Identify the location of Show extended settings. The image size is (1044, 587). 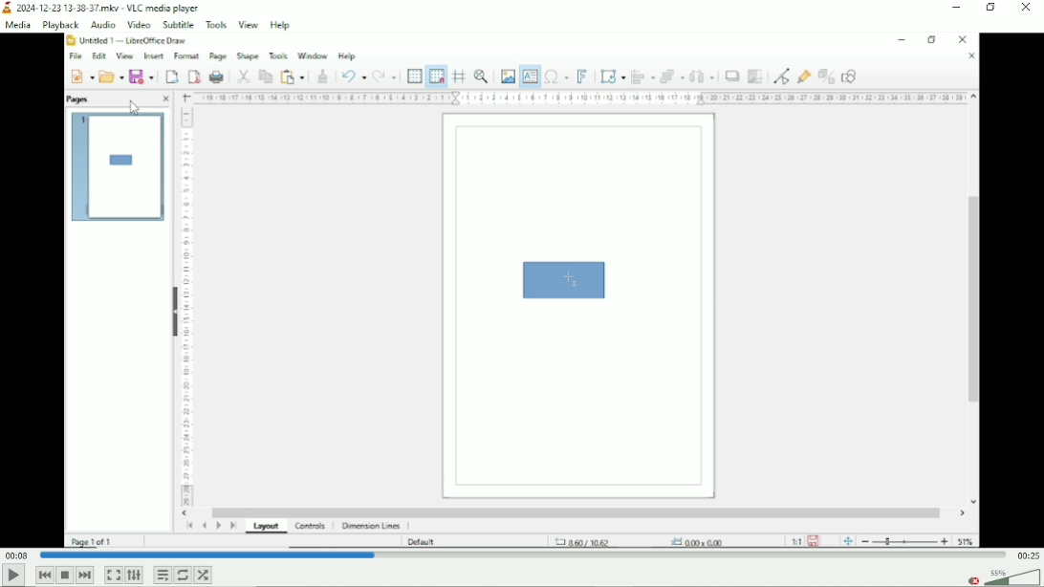
(135, 576).